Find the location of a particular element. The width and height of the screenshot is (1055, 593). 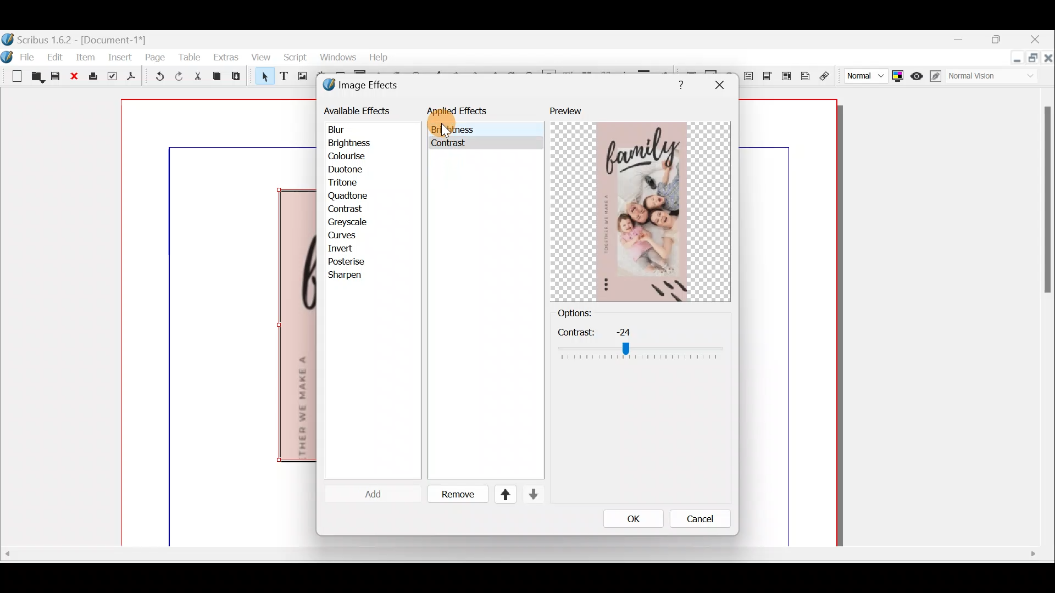

Duotone is located at coordinates (348, 171).